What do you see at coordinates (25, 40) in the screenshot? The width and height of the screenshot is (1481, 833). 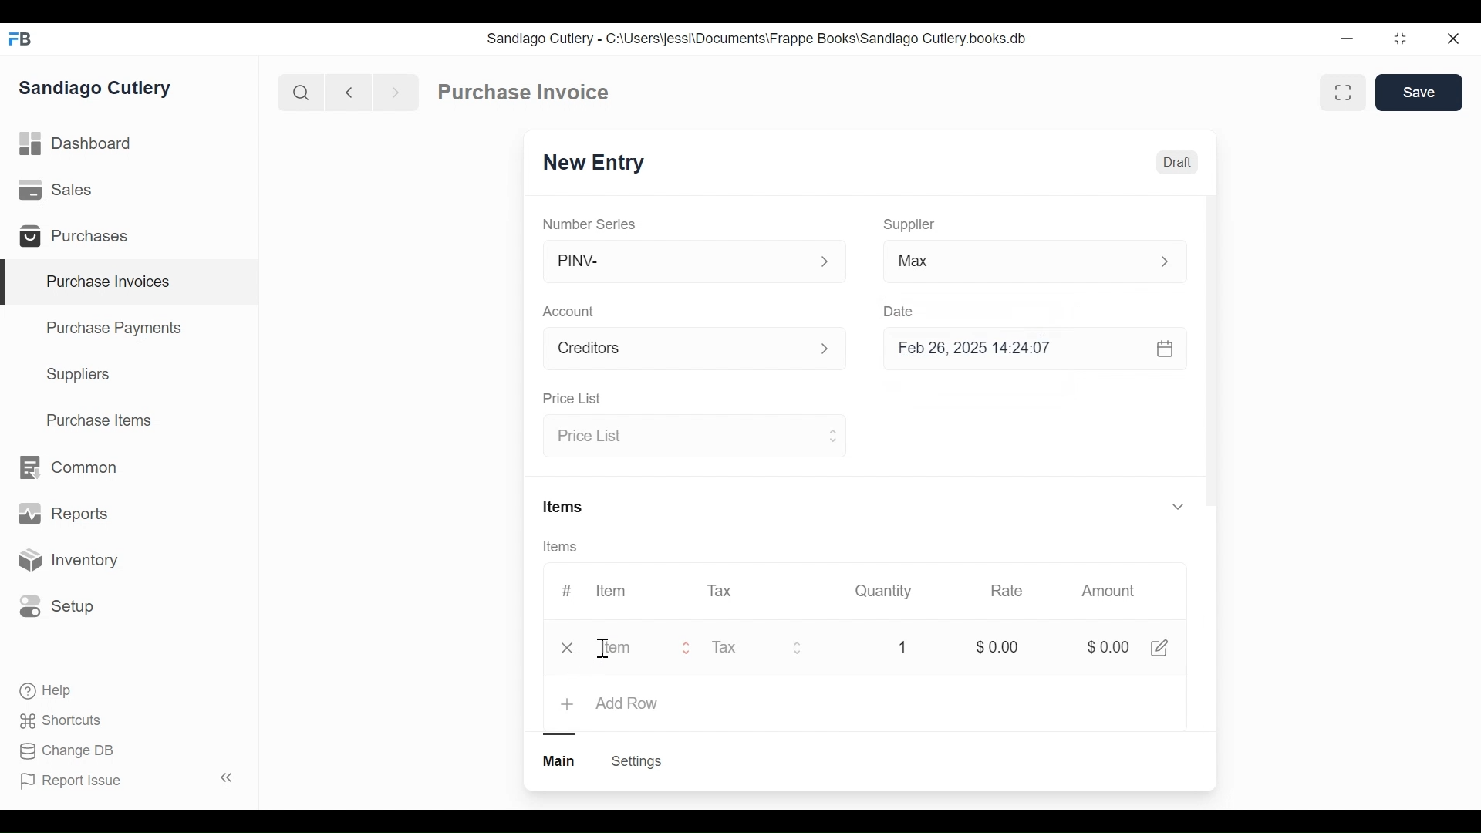 I see `Frappe Books Desktop icon` at bounding box center [25, 40].